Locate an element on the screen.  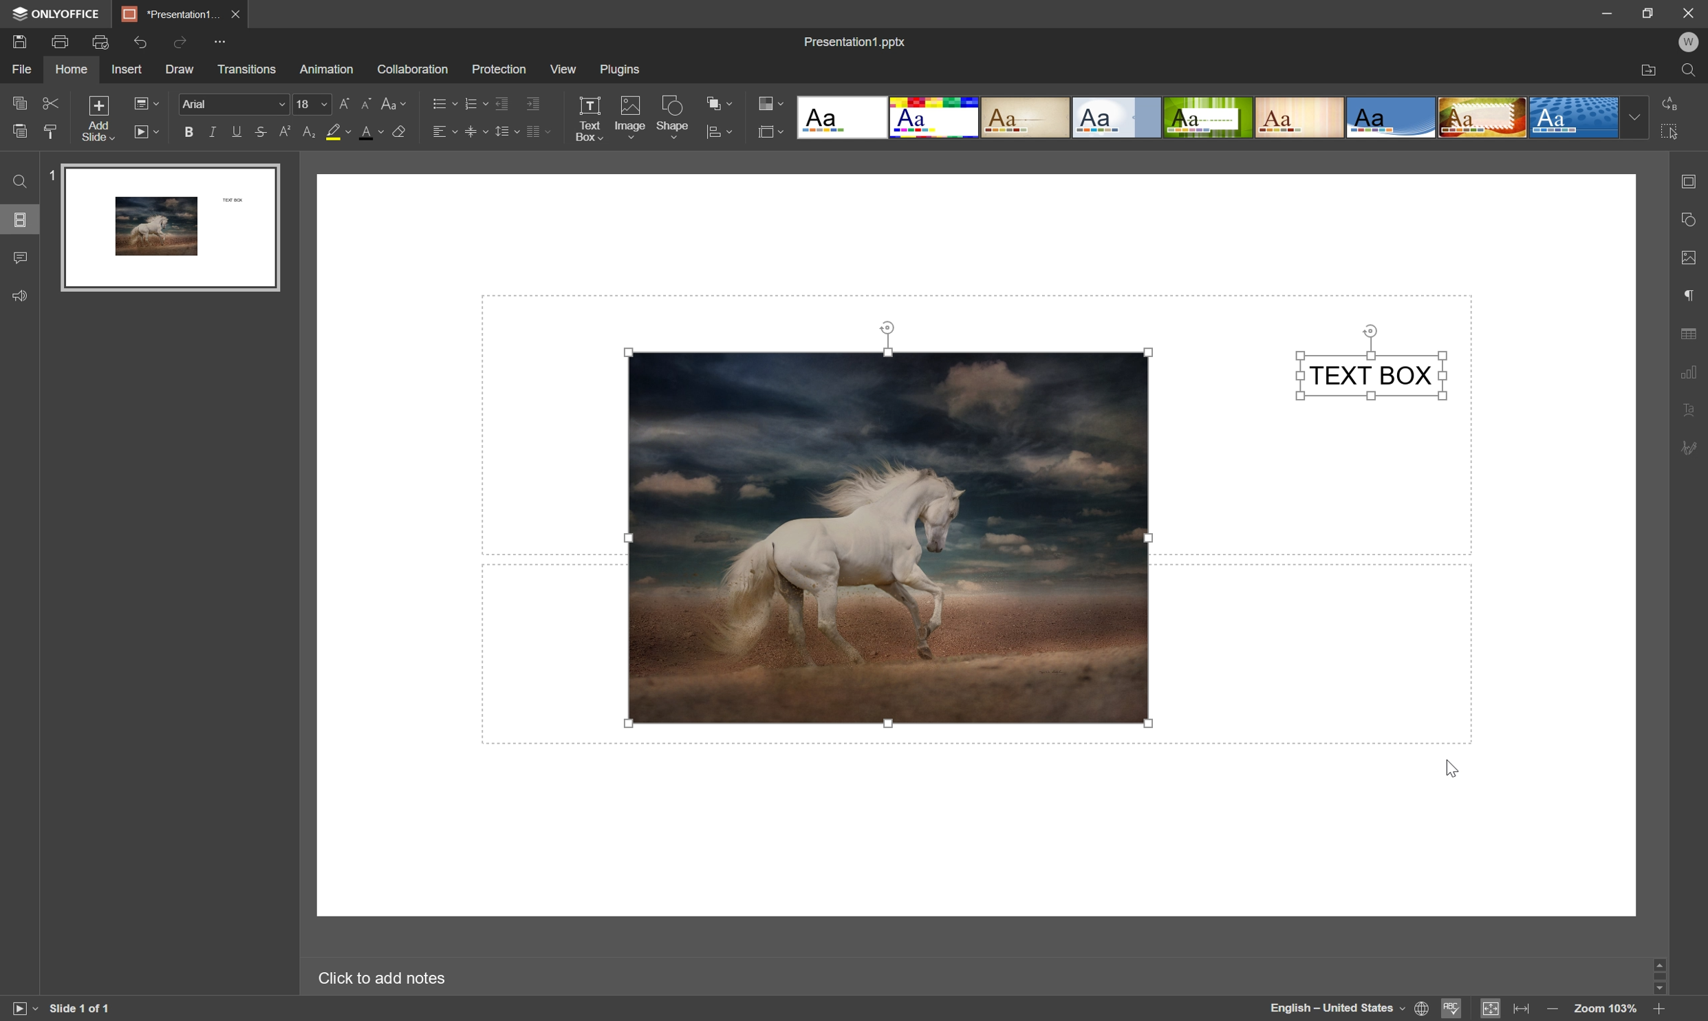
image is located at coordinates (629, 115).